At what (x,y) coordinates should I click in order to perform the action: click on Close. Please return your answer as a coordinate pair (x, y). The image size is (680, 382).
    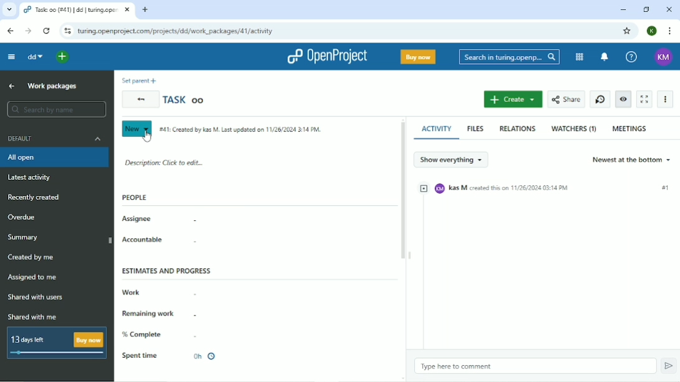
    Looking at the image, I should click on (668, 9).